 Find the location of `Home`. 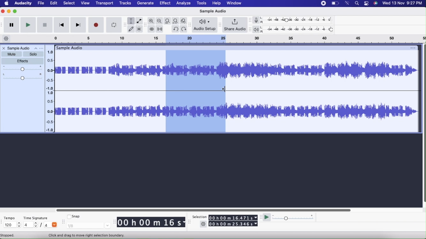

Home is located at coordinates (7, 3).